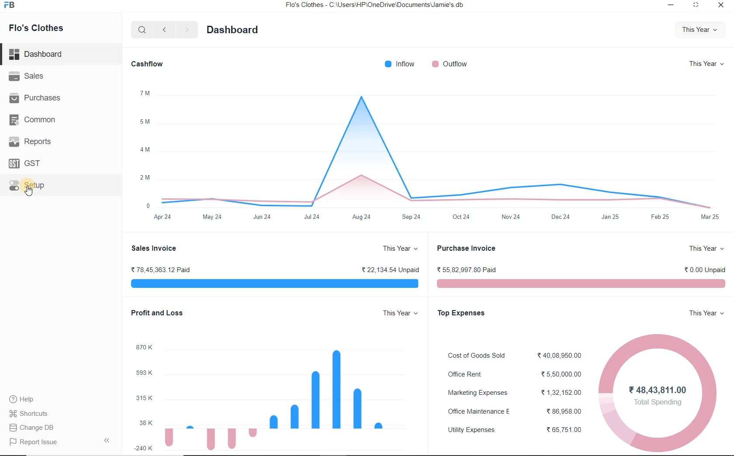 The width and height of the screenshot is (734, 456). I want to click on Sales Invoice, so click(152, 249).